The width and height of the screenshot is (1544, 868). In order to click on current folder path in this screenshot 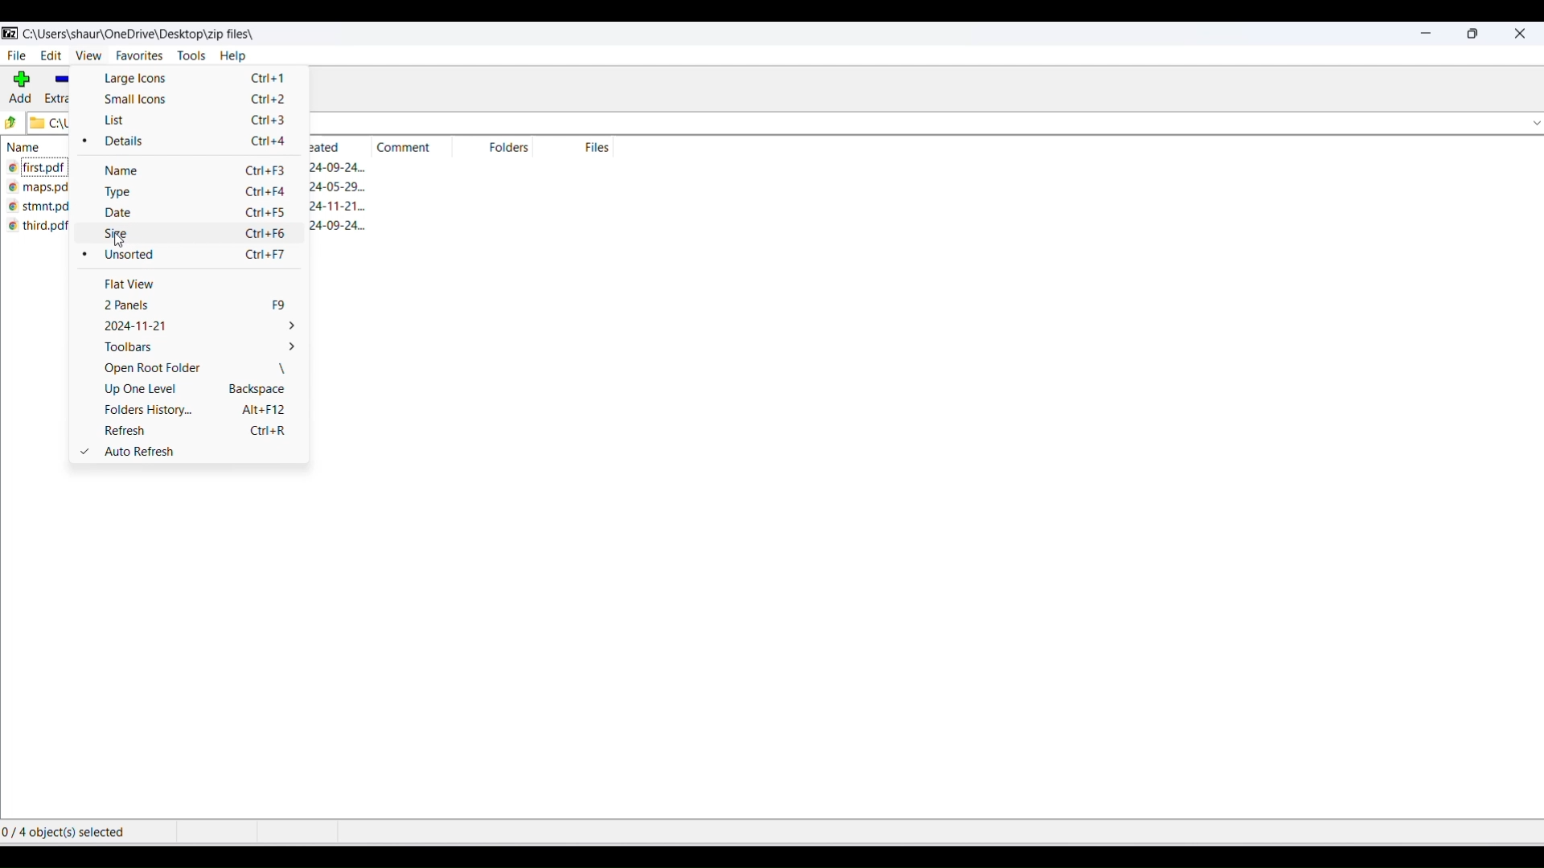, I will do `click(151, 34)`.